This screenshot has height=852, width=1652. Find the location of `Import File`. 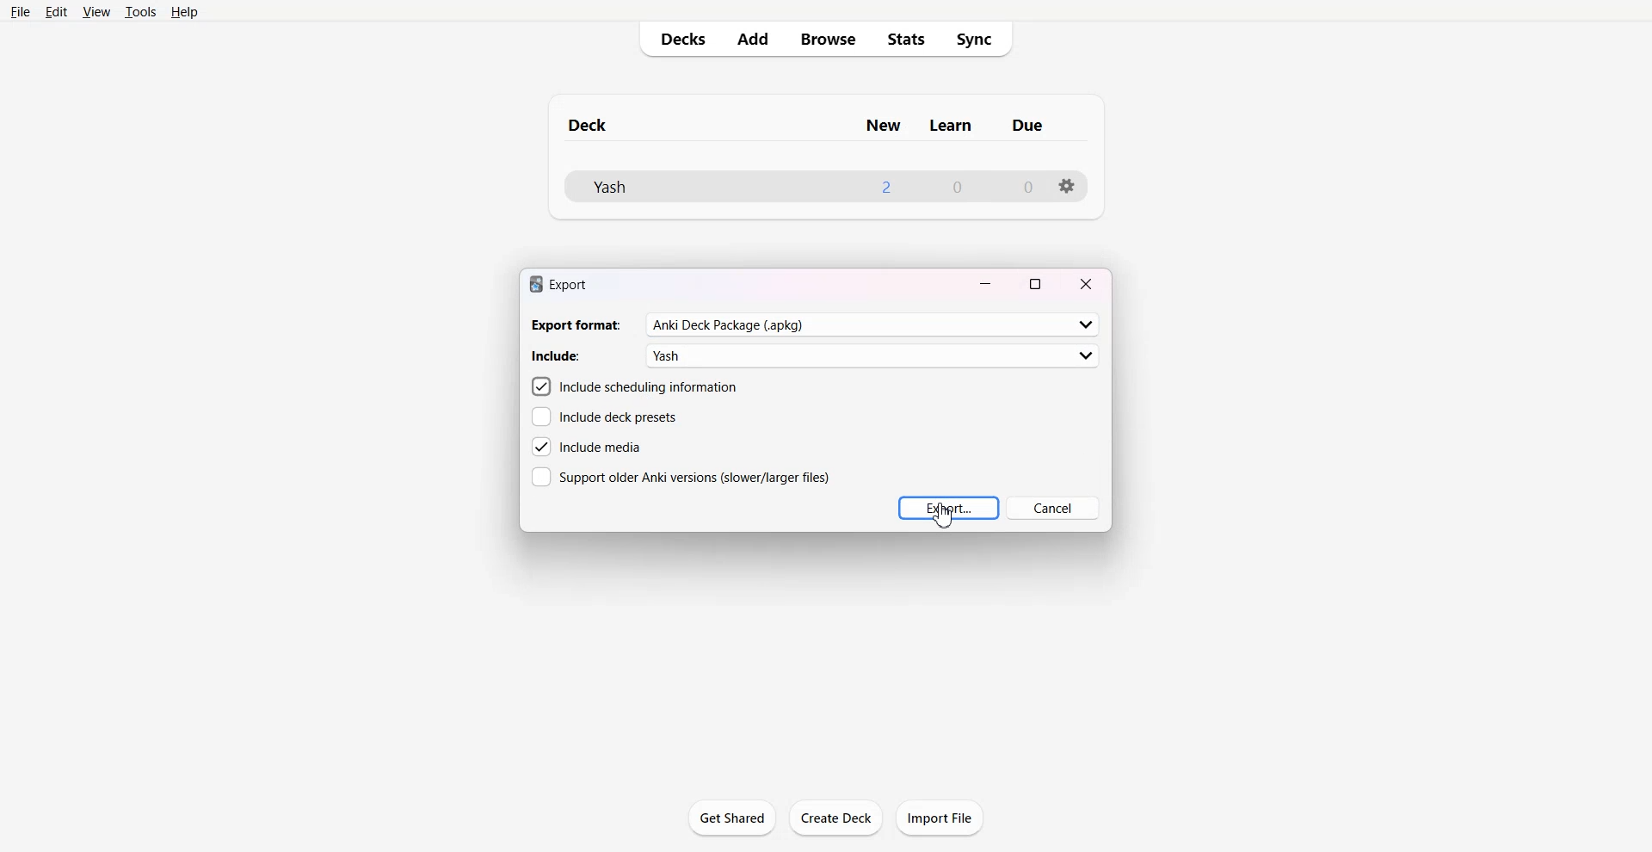

Import File is located at coordinates (940, 817).